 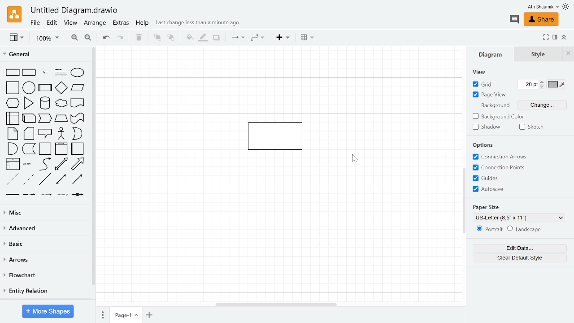 I want to click on Options, so click(x=483, y=146).